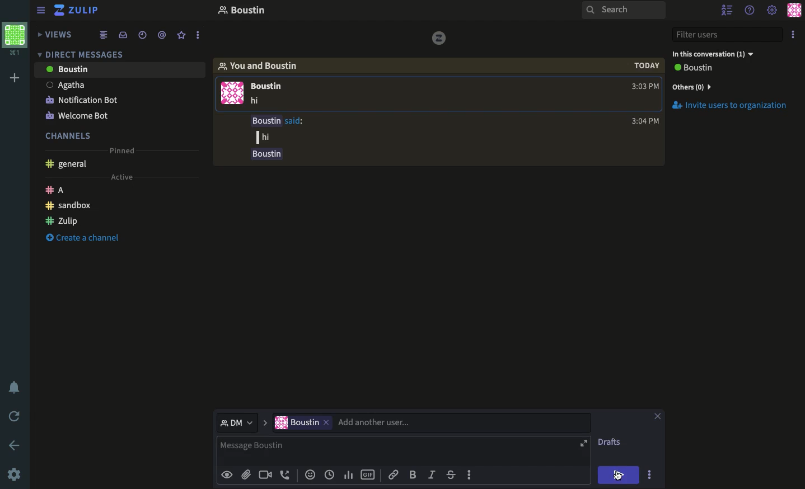  I want to click on Attachment, so click(246, 475).